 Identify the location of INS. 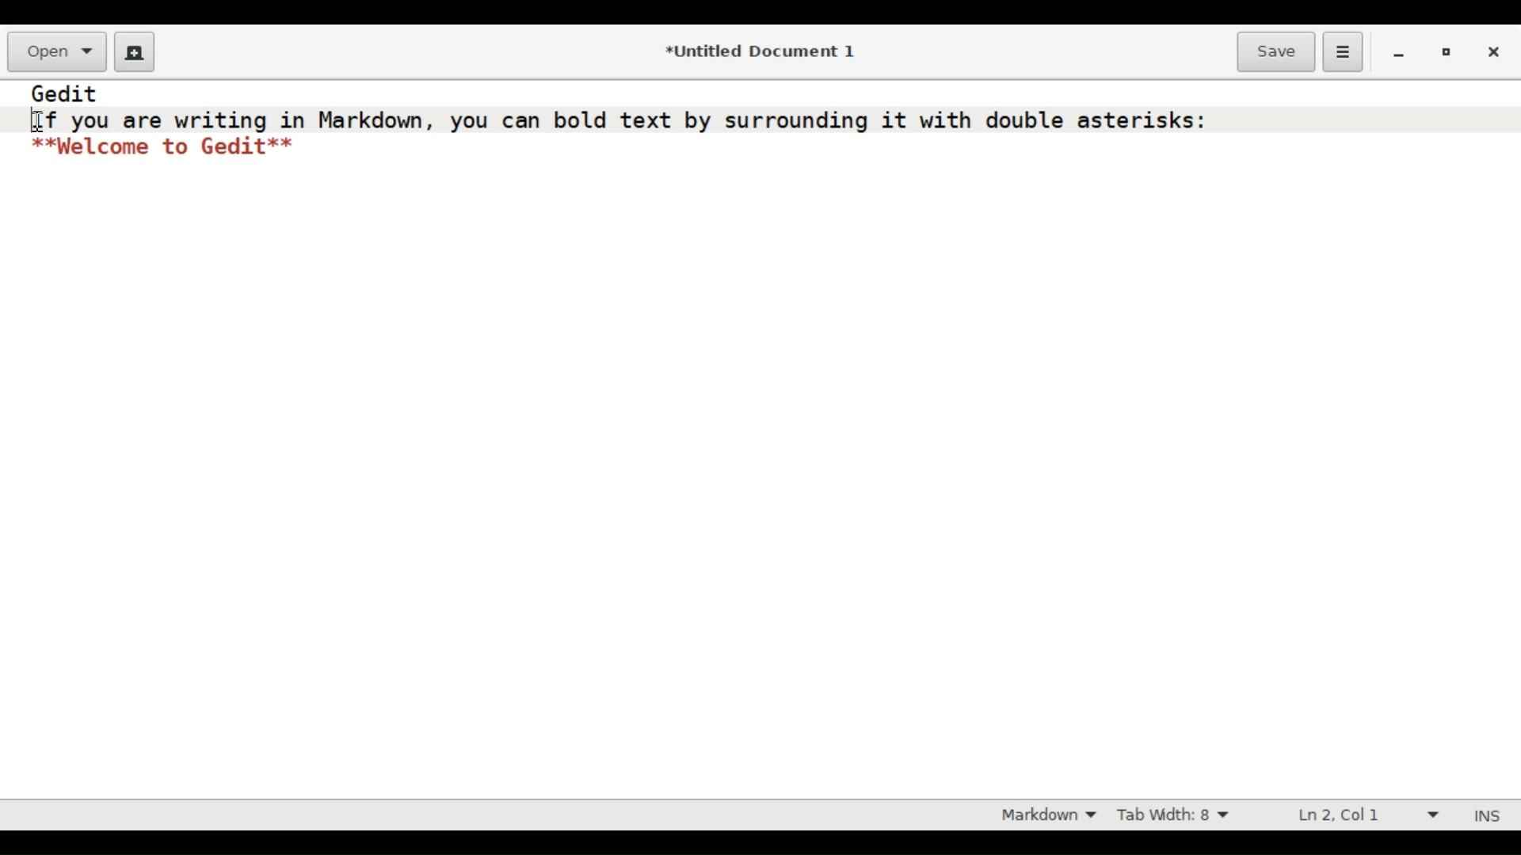
(1490, 815).